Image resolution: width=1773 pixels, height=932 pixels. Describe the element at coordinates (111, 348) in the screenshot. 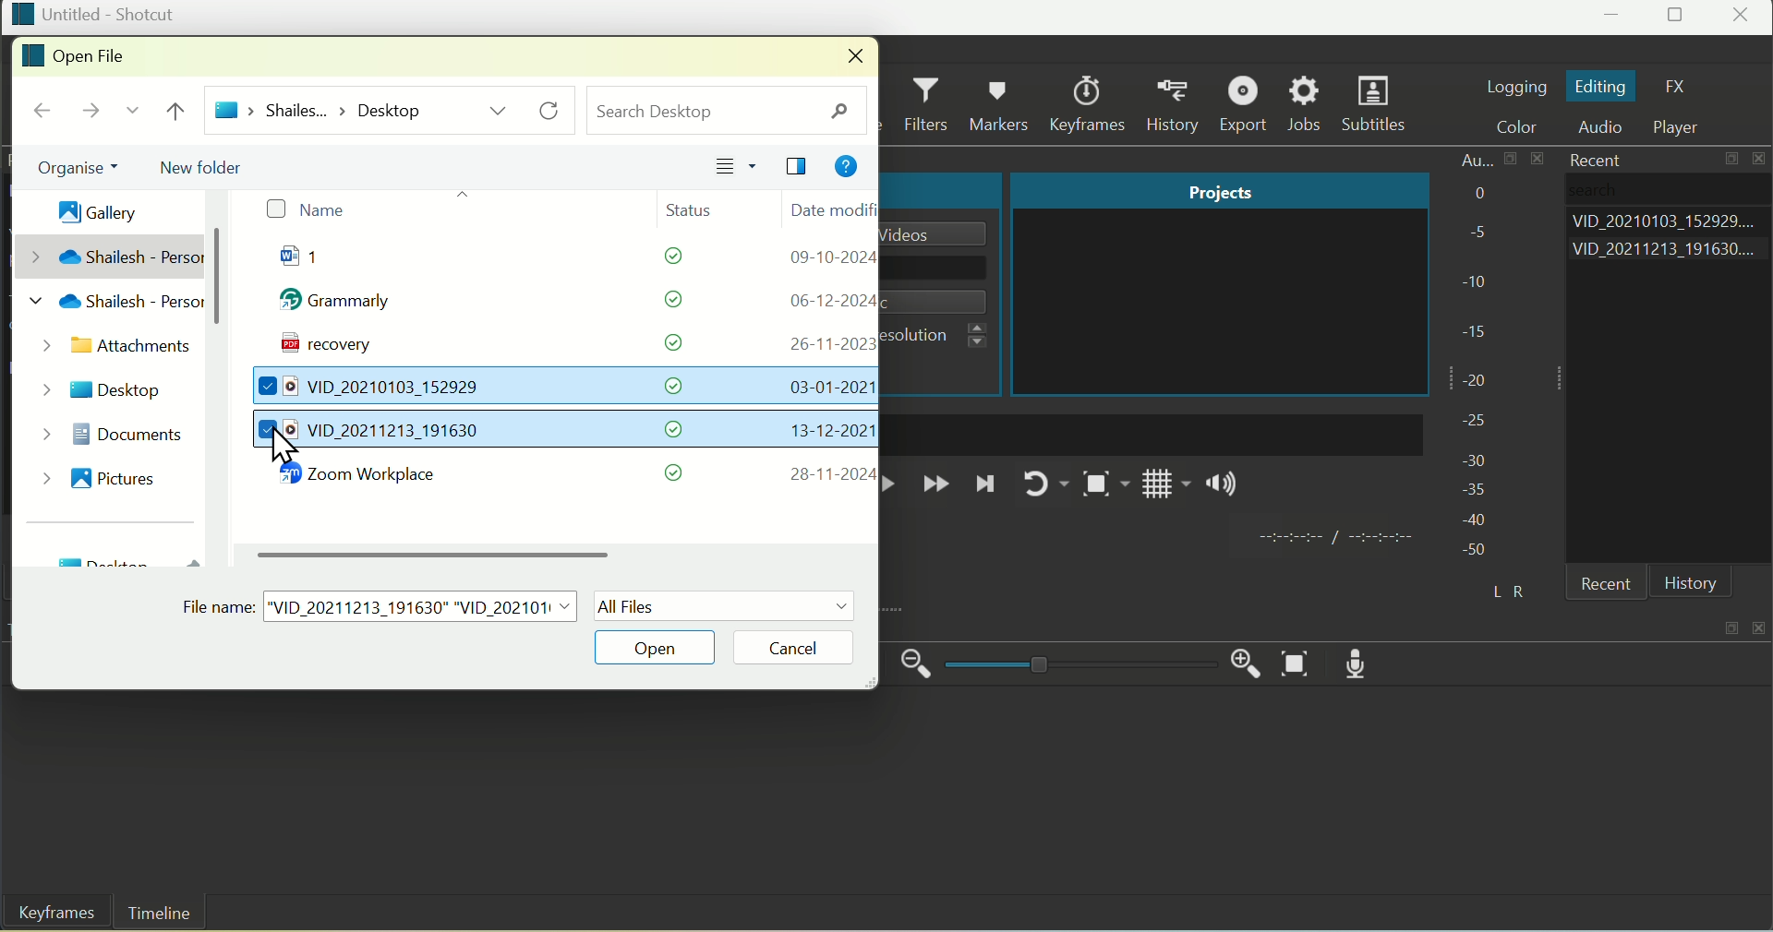

I see `Attachments` at that location.